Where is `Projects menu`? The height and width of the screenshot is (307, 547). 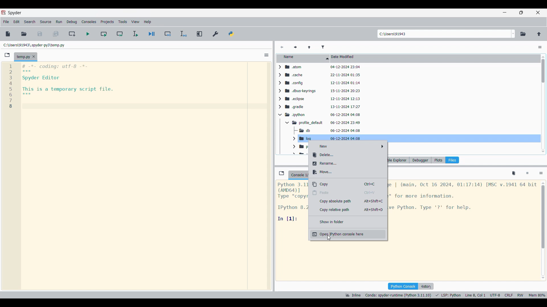 Projects menu is located at coordinates (107, 22).